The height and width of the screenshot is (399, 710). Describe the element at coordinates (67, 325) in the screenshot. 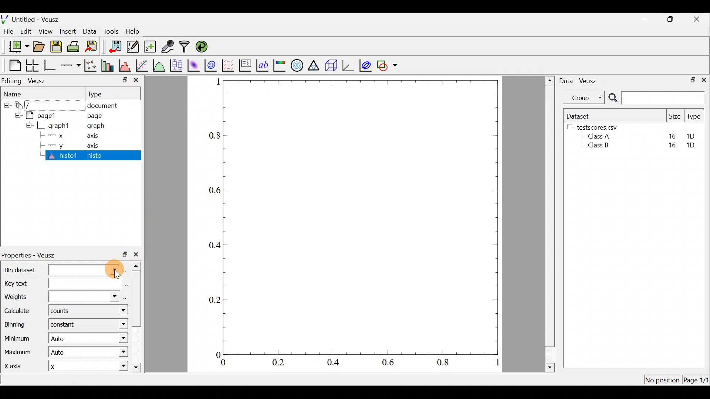

I see `constant` at that location.